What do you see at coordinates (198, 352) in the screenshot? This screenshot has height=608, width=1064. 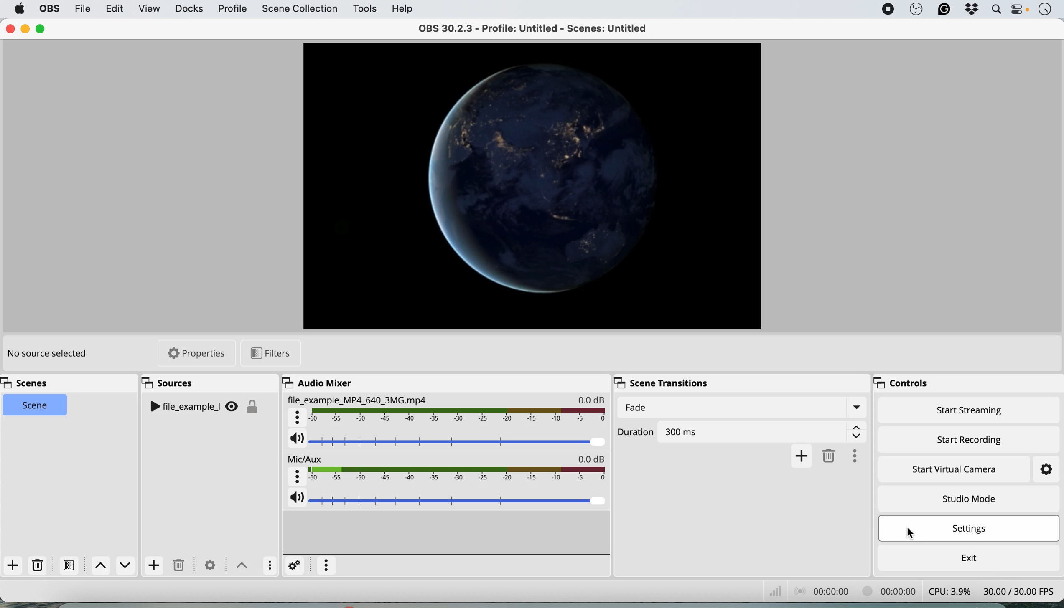 I see `properties` at bounding box center [198, 352].